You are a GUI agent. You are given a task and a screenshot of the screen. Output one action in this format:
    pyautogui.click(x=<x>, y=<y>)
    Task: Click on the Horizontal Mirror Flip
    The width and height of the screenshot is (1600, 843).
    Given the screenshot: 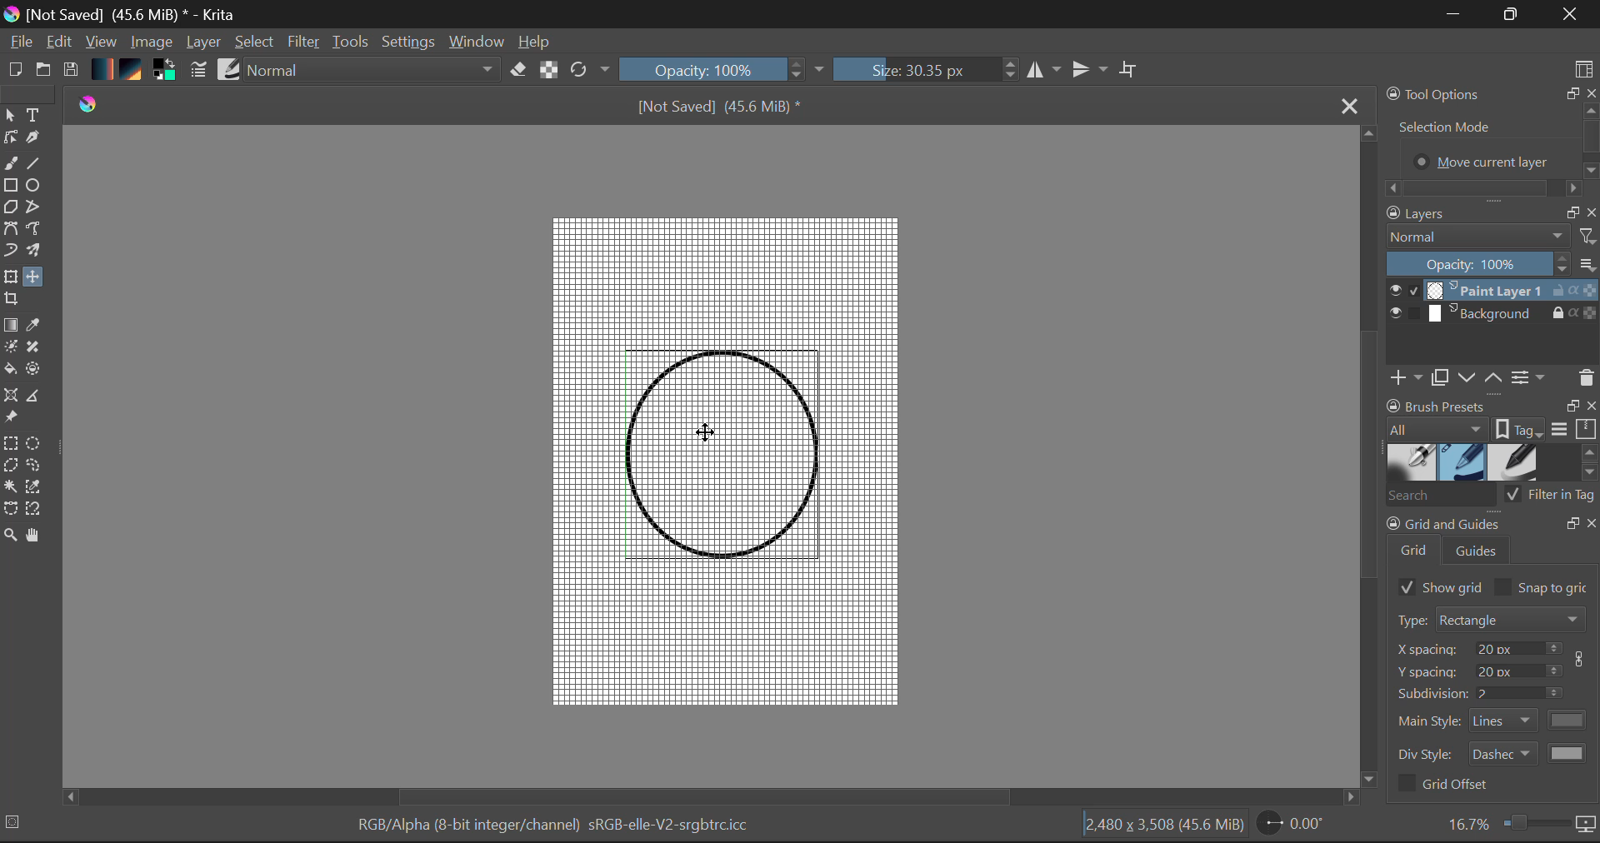 What is the action you would take?
    pyautogui.click(x=1092, y=69)
    